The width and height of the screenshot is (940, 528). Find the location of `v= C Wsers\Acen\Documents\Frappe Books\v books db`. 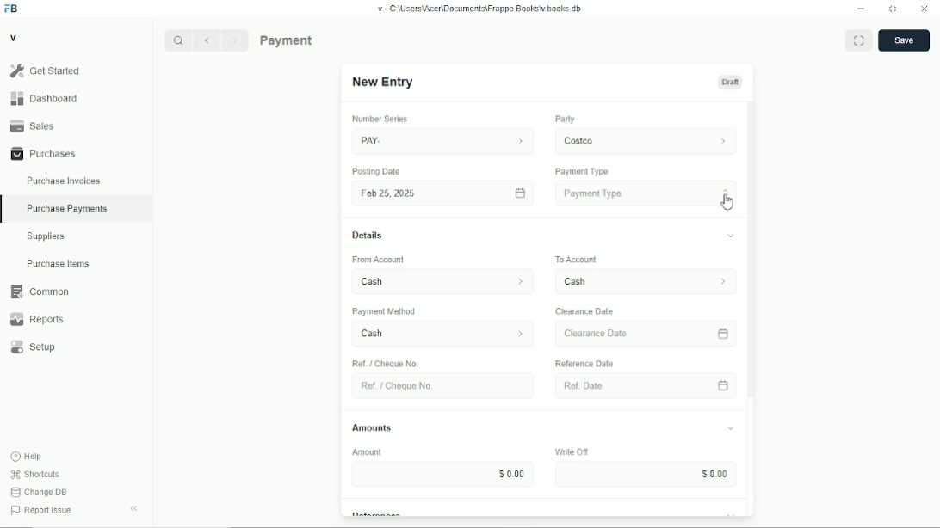

v= C Wsers\Acen\Documents\Frappe Books\v books db is located at coordinates (480, 9).